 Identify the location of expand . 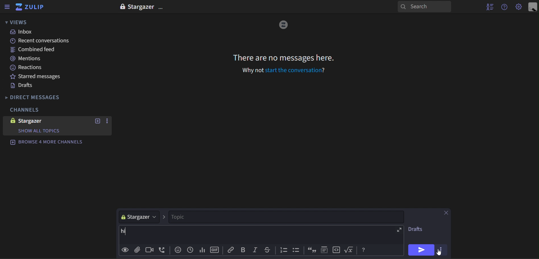
(399, 230).